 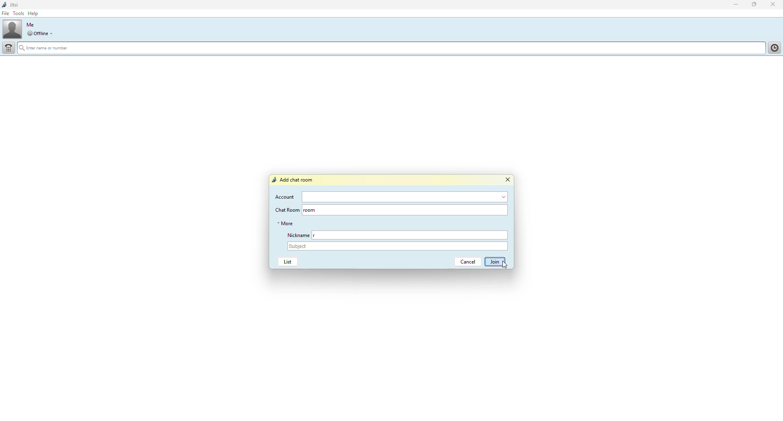 What do you see at coordinates (754, 5) in the screenshot?
I see `maximize` at bounding box center [754, 5].